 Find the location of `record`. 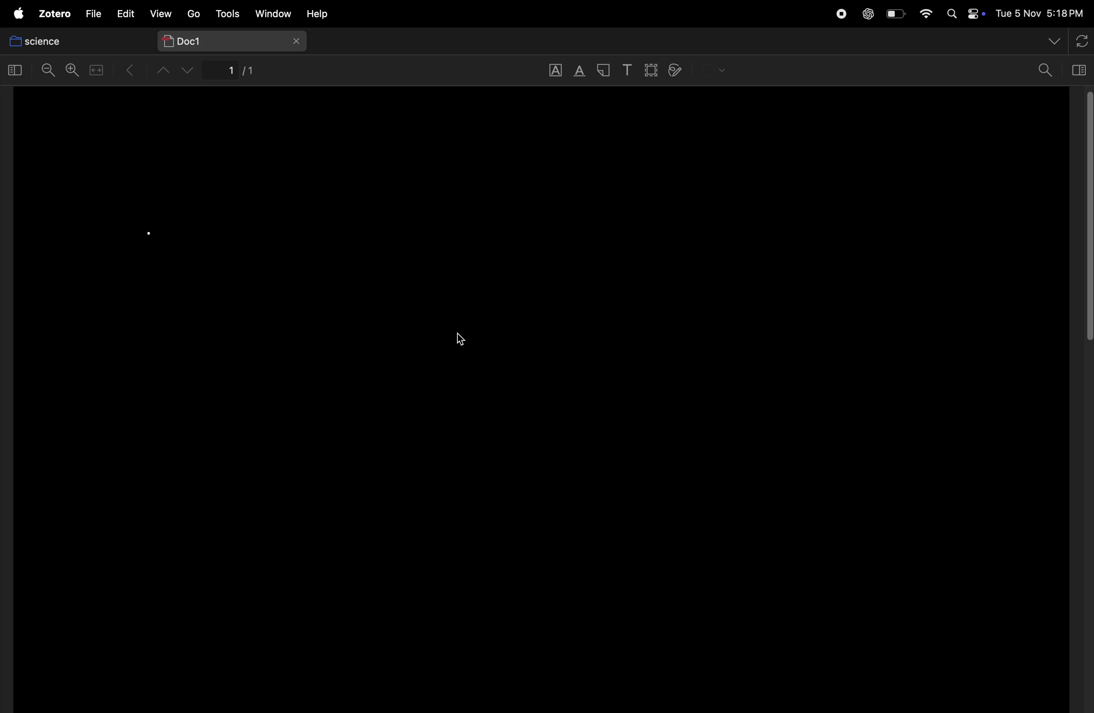

record is located at coordinates (839, 13).